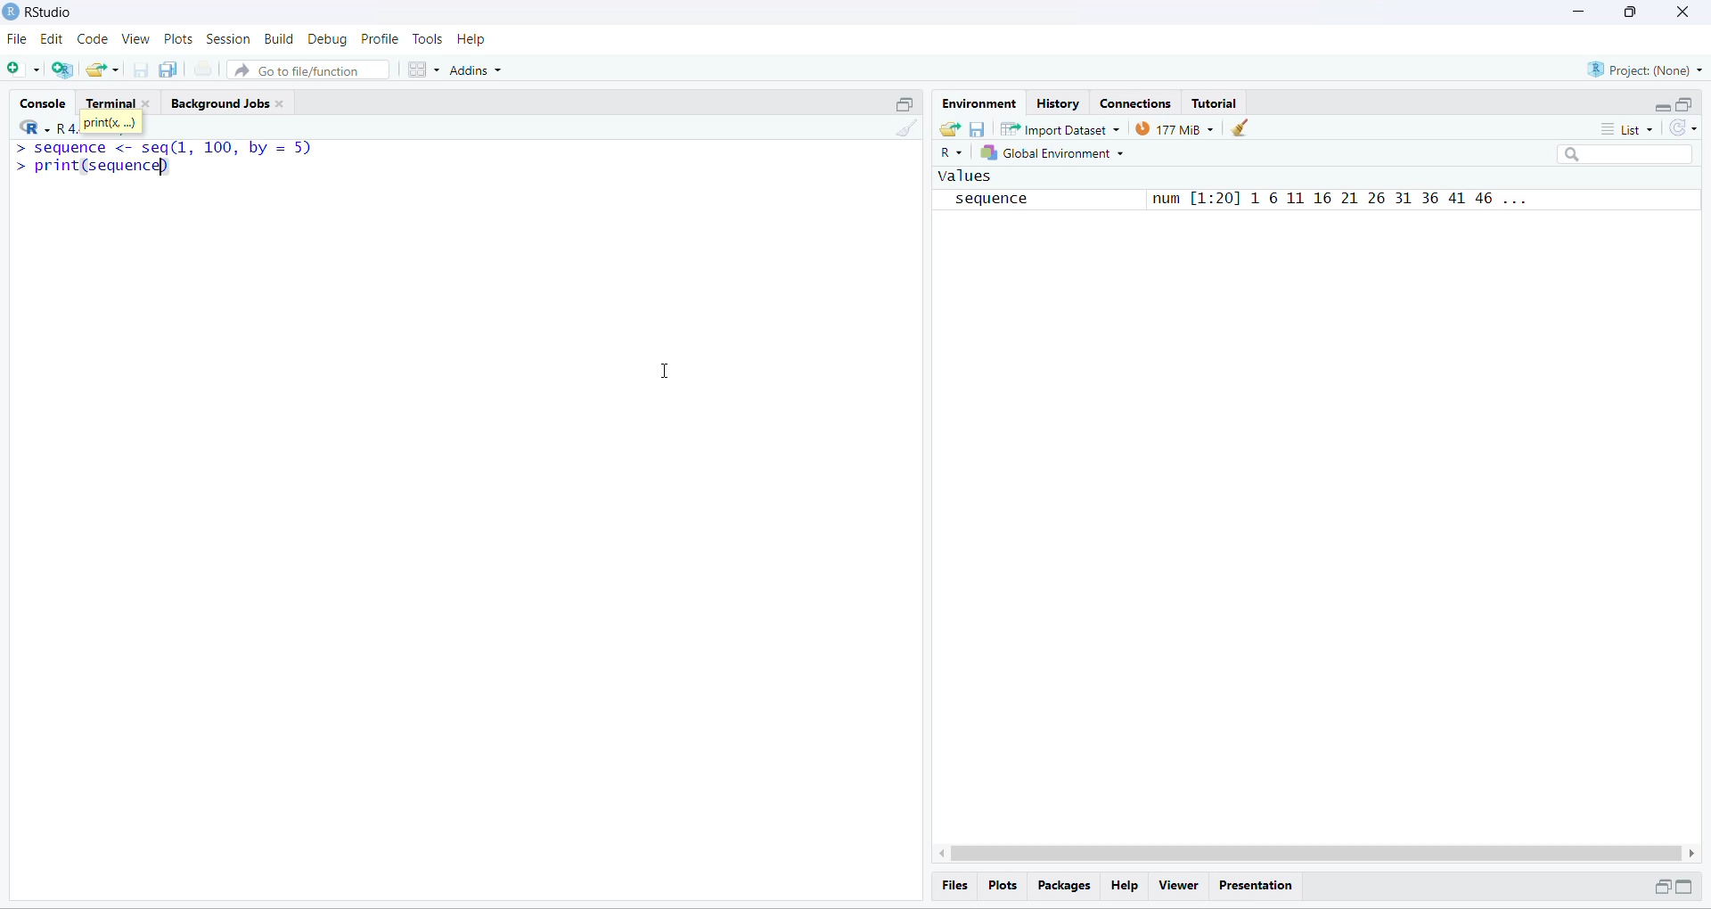  What do you see at coordinates (425, 70) in the screenshot?
I see `grid` at bounding box center [425, 70].